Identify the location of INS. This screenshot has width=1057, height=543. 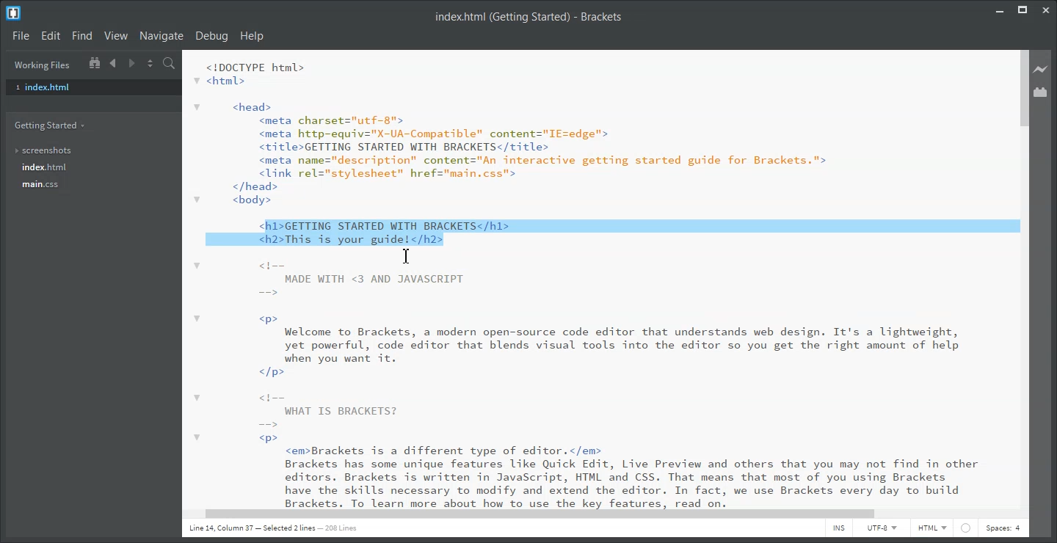
(839, 529).